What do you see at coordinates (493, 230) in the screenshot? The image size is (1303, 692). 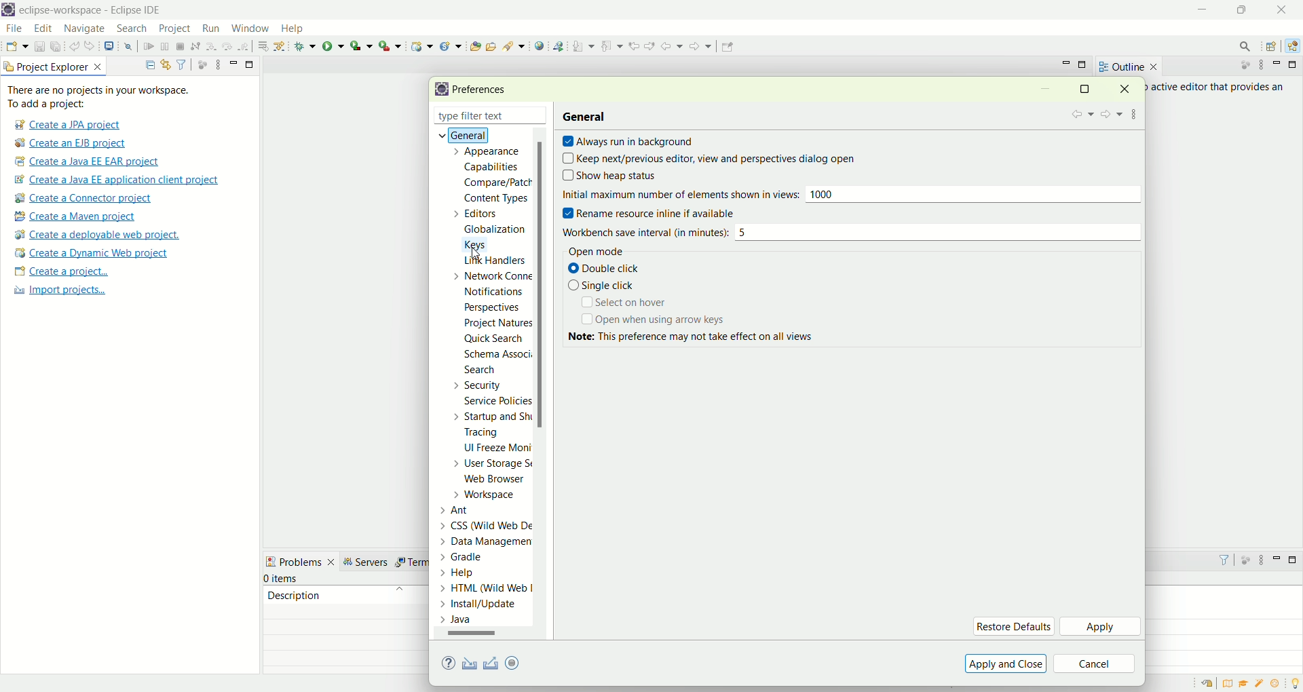 I see `globalization` at bounding box center [493, 230].